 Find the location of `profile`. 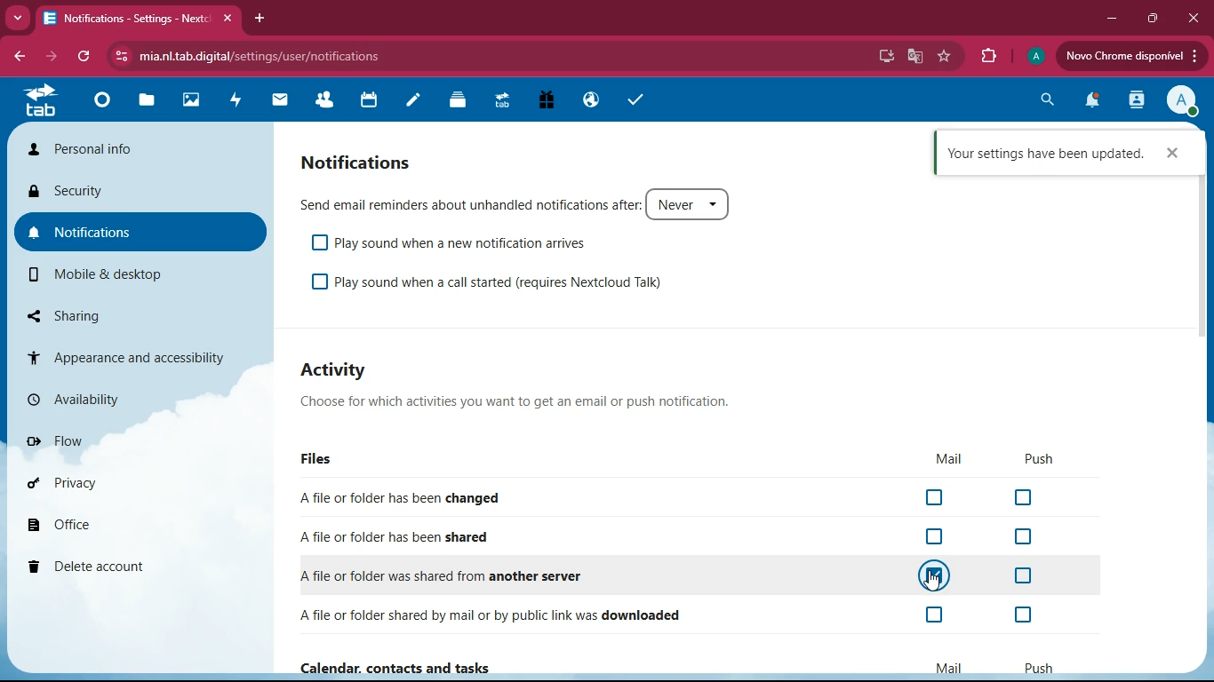

profile is located at coordinates (1183, 101).